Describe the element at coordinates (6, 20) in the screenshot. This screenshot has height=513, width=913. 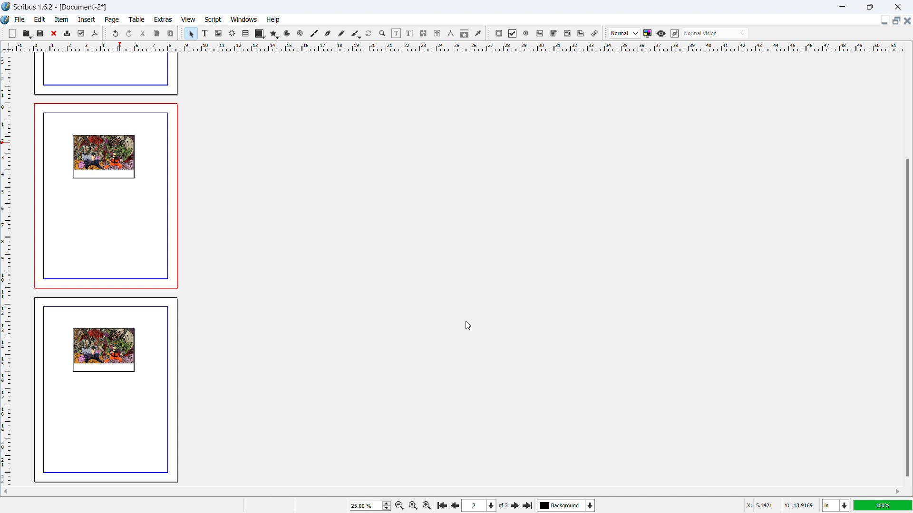
I see `logo` at that location.